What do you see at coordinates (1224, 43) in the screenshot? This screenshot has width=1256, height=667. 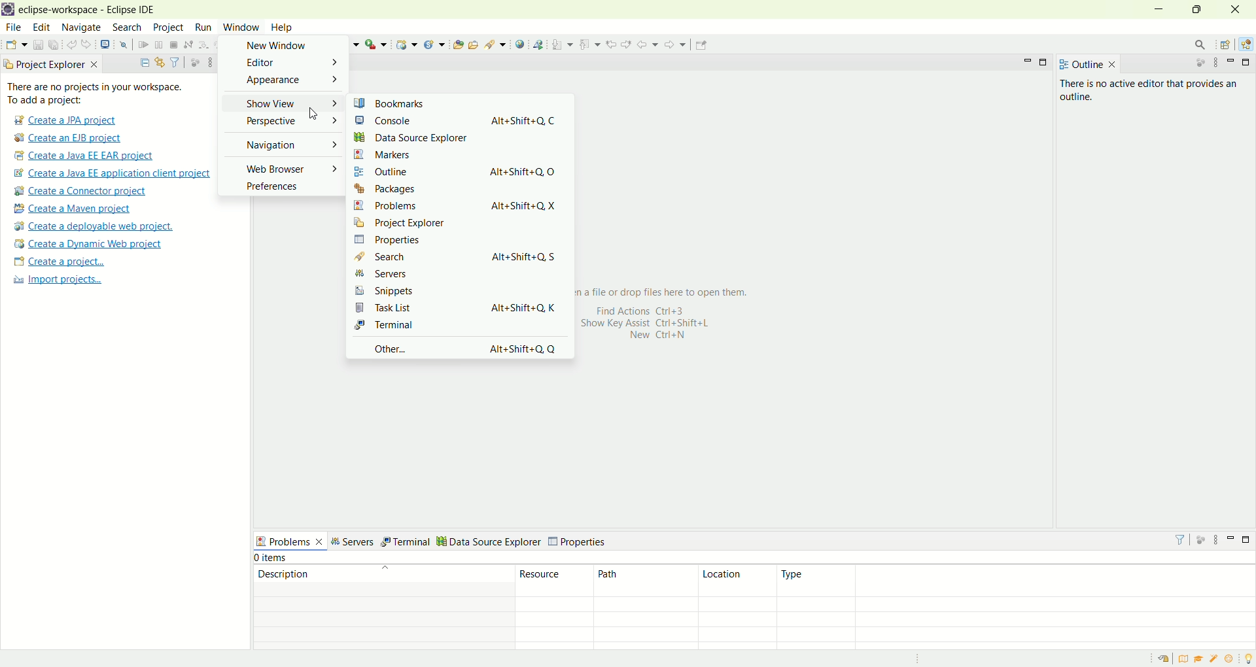 I see `open perspective` at bounding box center [1224, 43].